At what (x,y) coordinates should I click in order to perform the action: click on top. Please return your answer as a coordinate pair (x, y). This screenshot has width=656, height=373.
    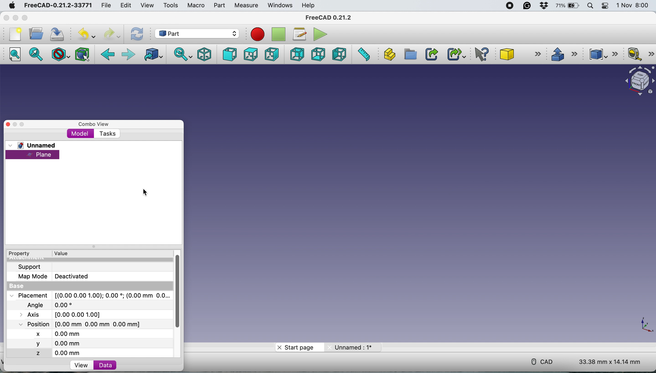
    Looking at the image, I should click on (250, 55).